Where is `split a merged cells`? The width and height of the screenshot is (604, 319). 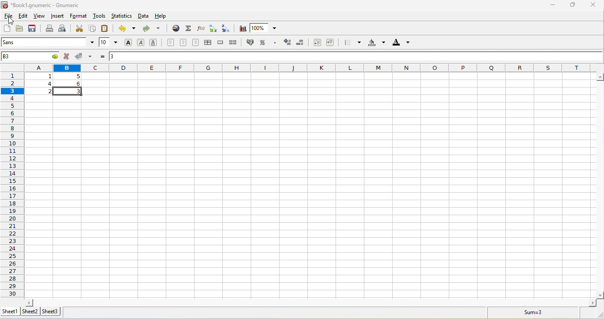
split a merged cells is located at coordinates (235, 43).